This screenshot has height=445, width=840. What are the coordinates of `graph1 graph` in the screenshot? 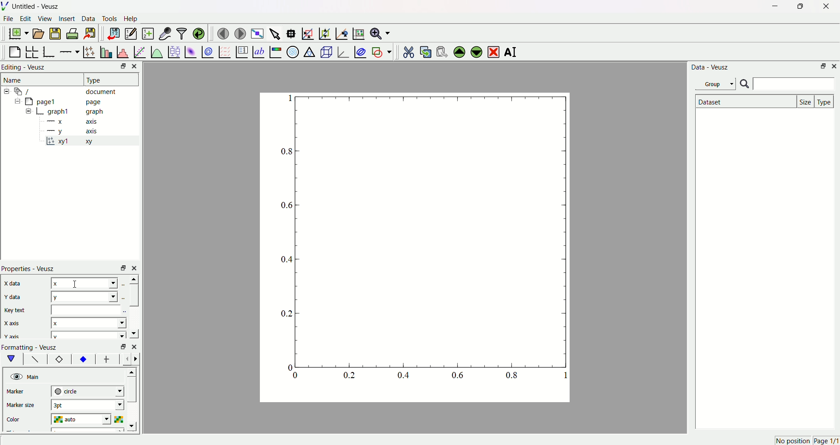 It's located at (76, 112).